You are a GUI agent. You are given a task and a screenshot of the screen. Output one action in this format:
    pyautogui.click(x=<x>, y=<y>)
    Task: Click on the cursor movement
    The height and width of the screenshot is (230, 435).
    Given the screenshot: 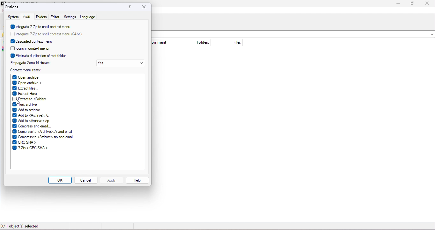 What is the action you would take?
    pyautogui.click(x=18, y=102)
    